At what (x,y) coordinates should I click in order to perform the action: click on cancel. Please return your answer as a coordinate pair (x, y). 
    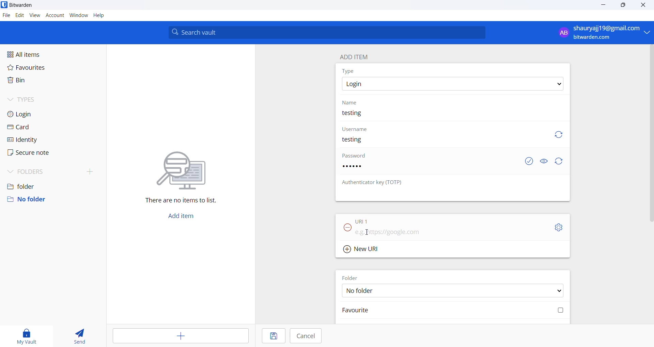
    Looking at the image, I should click on (305, 336).